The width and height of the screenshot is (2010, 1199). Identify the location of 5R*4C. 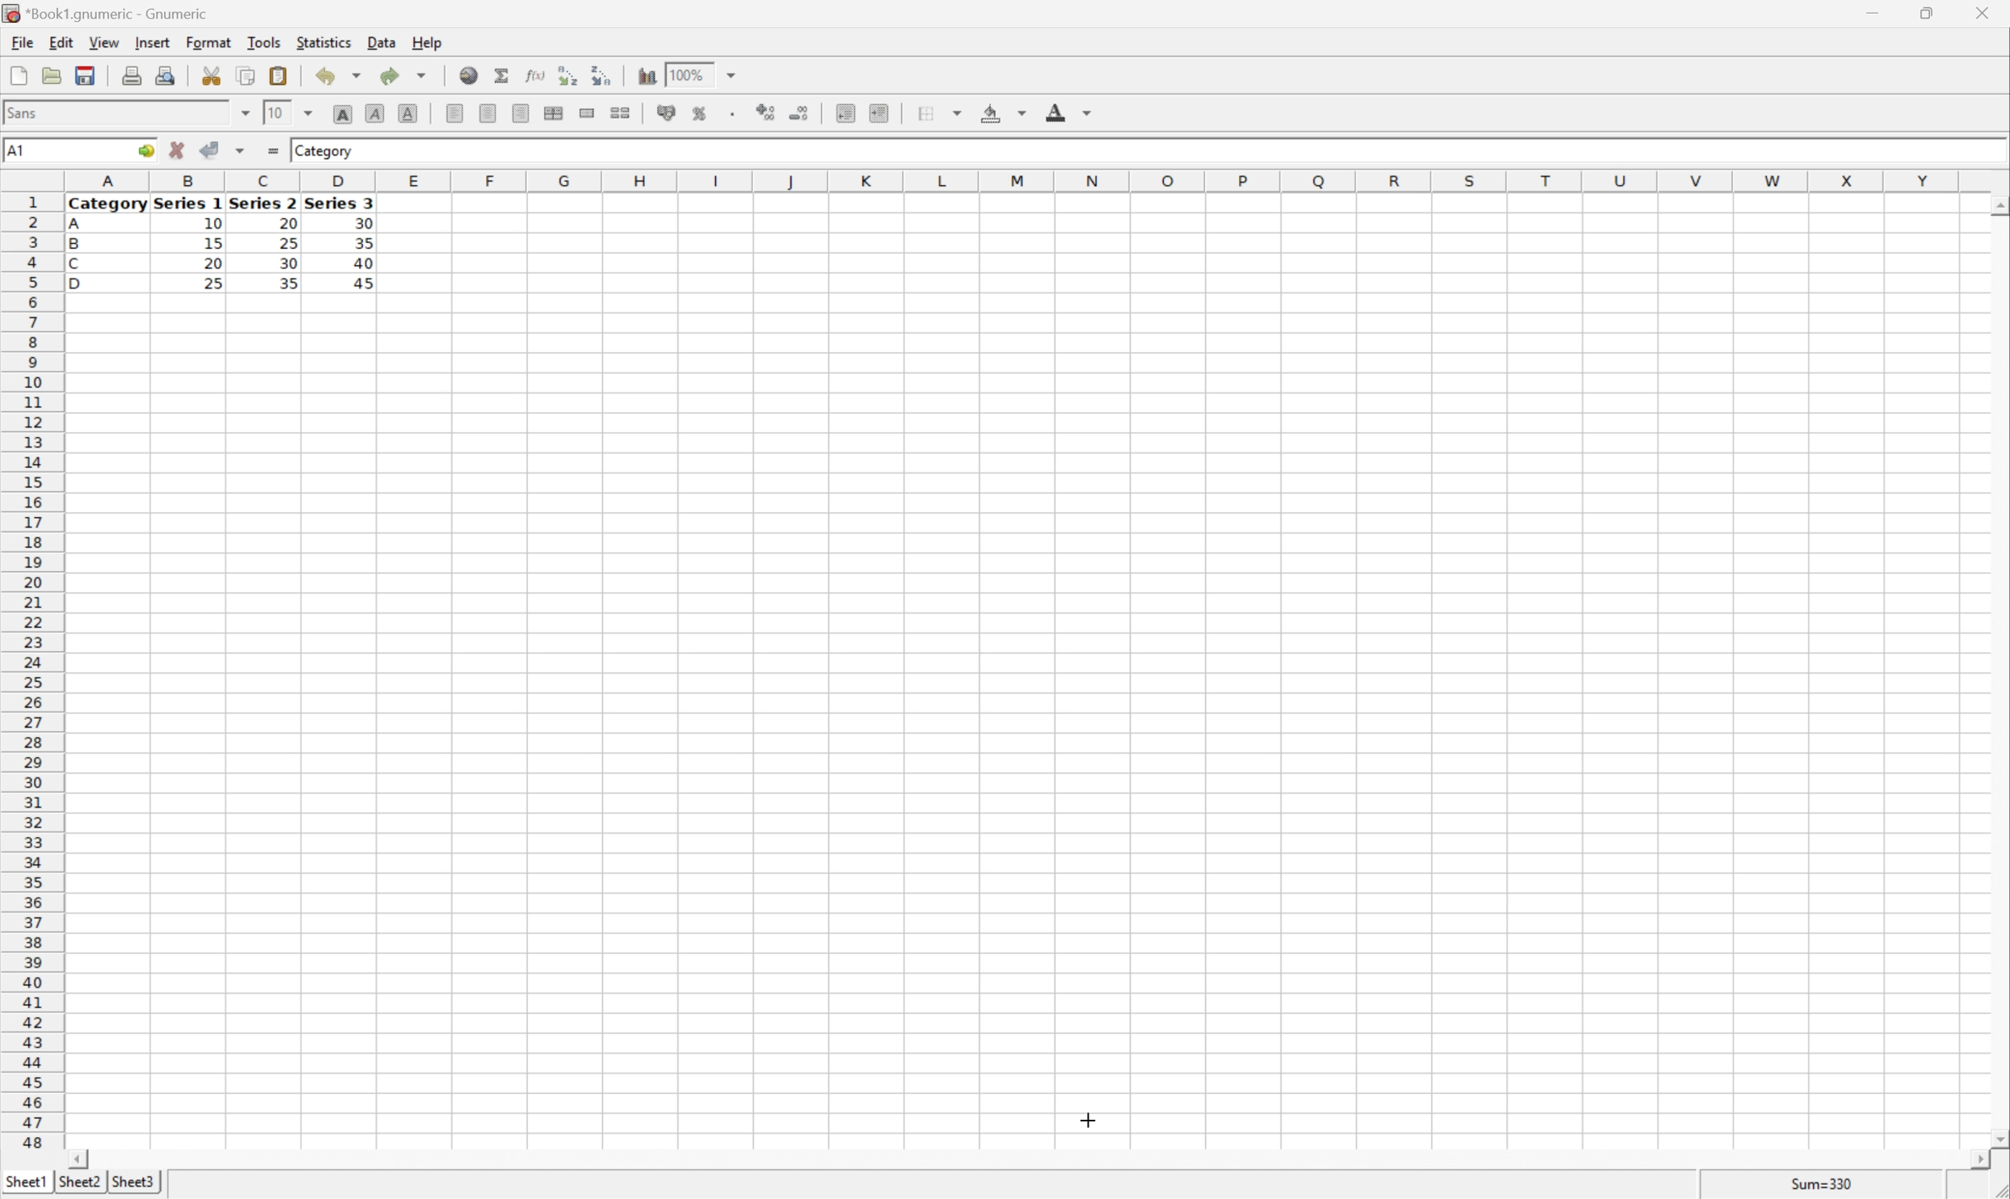
(34, 153).